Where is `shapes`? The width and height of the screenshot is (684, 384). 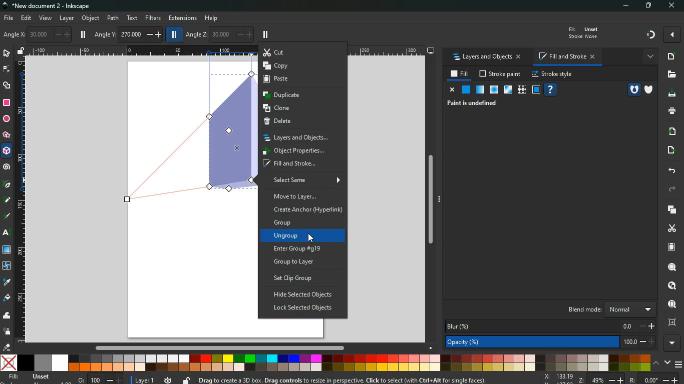 shapes is located at coordinates (7, 85).